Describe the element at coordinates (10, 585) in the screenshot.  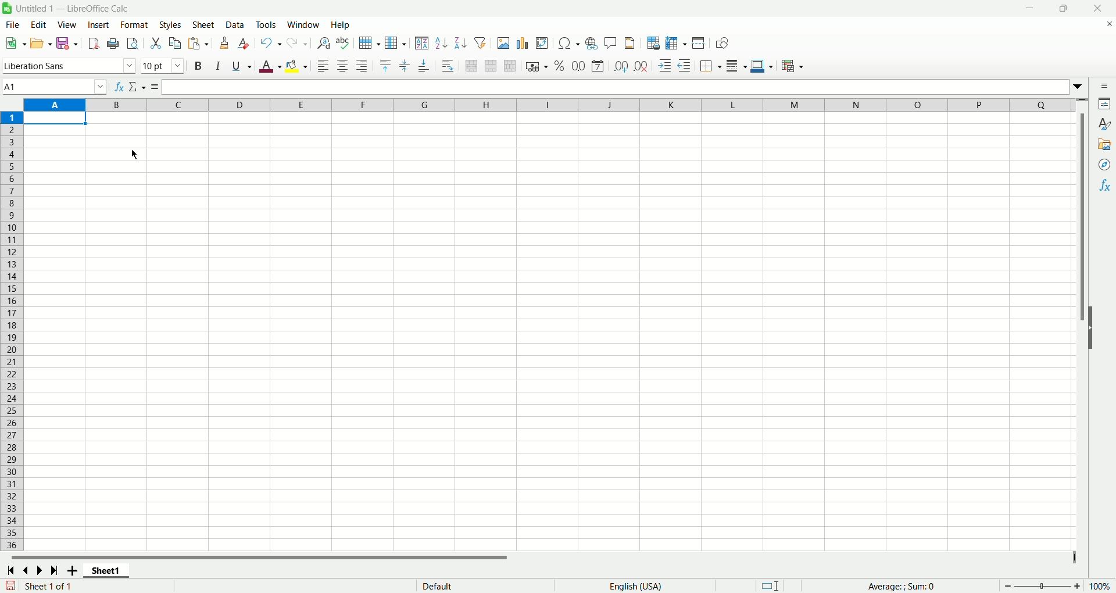
I see `save` at that location.